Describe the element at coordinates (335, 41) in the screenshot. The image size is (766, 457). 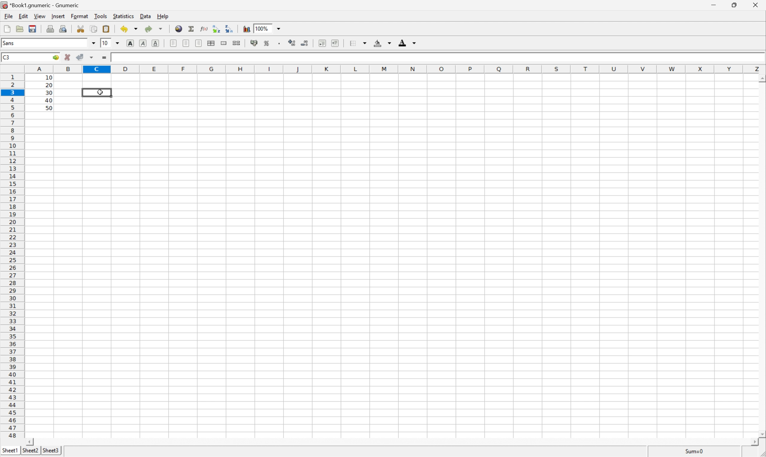
I see `Increase the indent, and align the contents to the left` at that location.